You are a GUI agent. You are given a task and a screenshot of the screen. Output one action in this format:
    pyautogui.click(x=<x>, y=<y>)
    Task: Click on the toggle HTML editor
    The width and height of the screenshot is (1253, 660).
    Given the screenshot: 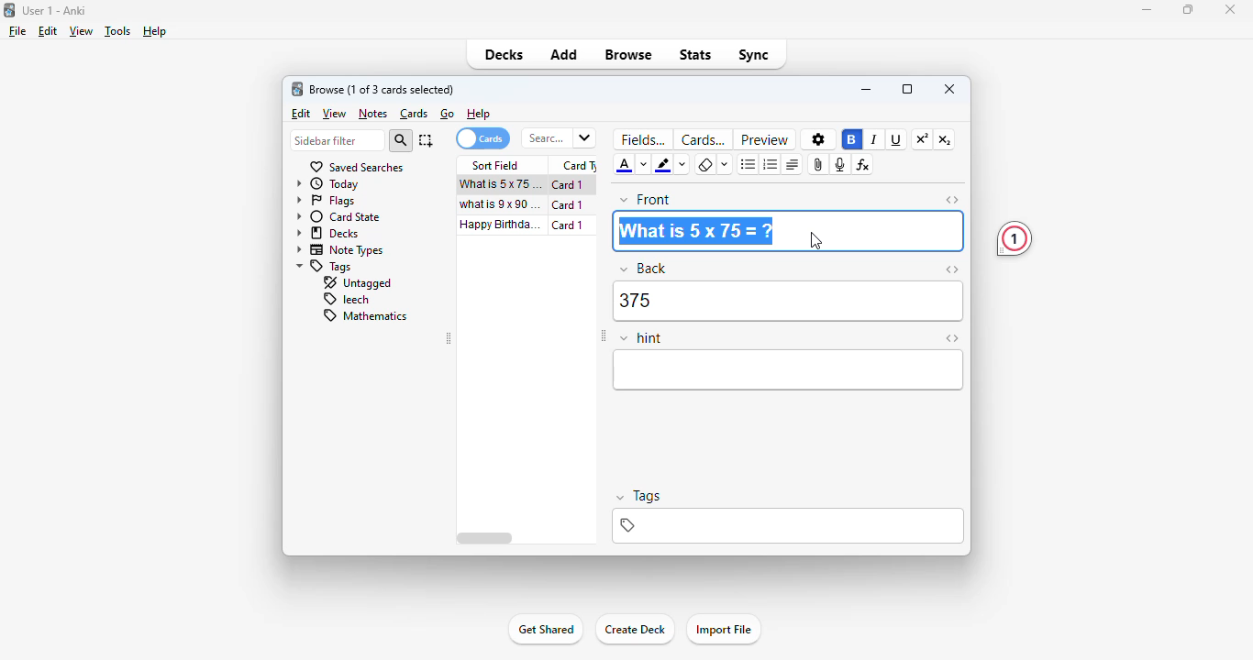 What is the action you would take?
    pyautogui.click(x=951, y=270)
    